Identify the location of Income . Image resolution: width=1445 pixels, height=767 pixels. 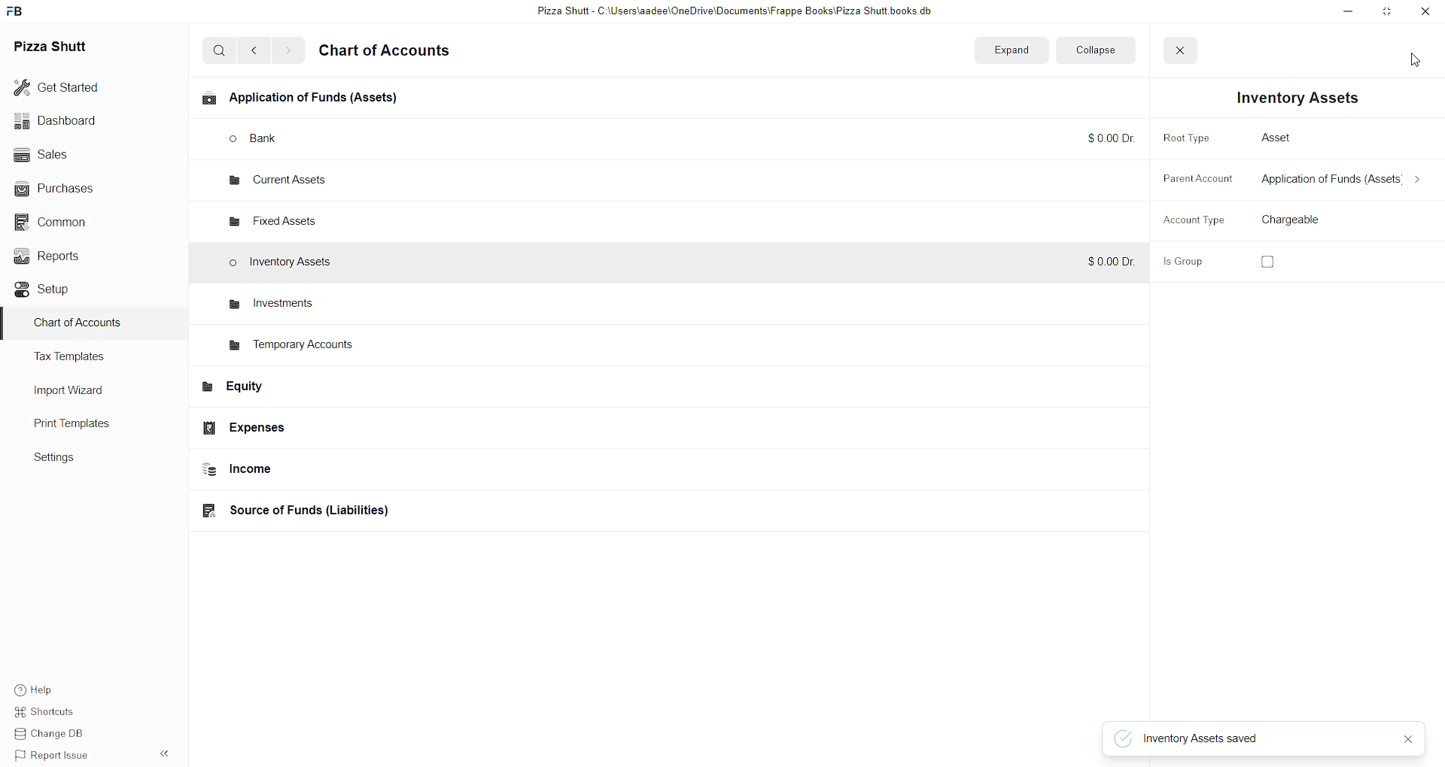
(317, 471).